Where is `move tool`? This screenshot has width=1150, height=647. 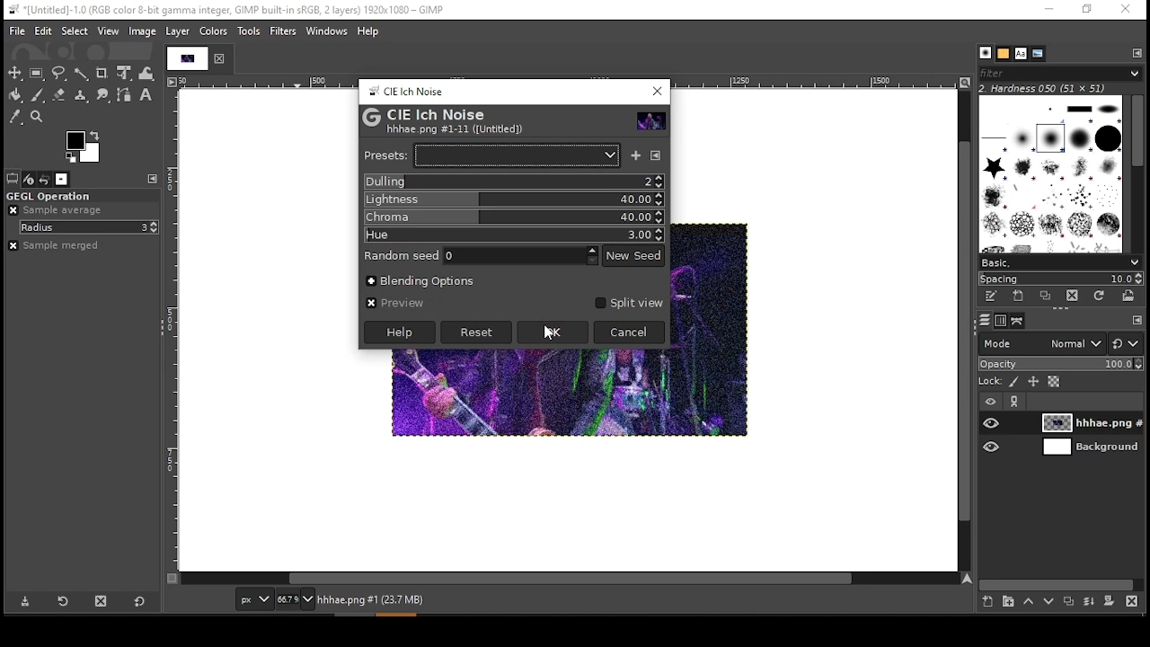 move tool is located at coordinates (15, 73).